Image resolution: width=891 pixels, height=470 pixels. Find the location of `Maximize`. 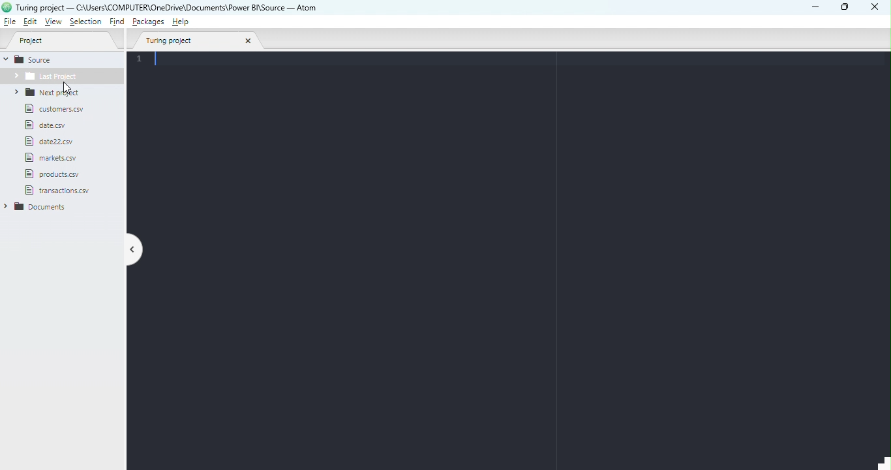

Maximize is located at coordinates (847, 7).